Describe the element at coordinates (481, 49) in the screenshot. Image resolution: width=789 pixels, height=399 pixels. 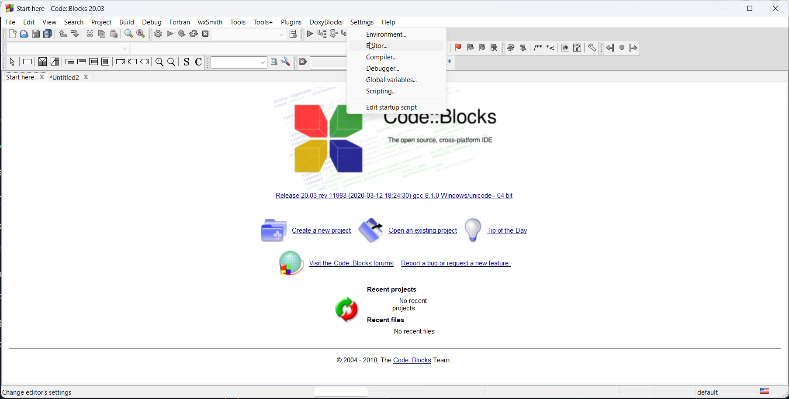
I see `next bookmark` at that location.